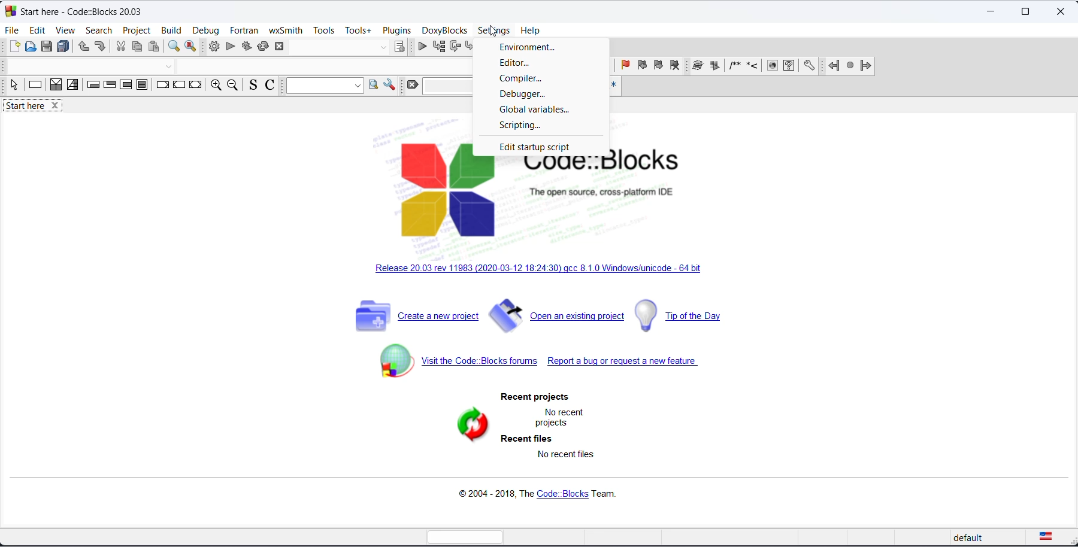 The height and width of the screenshot is (547, 1078). What do you see at coordinates (14, 47) in the screenshot?
I see `new file` at bounding box center [14, 47].